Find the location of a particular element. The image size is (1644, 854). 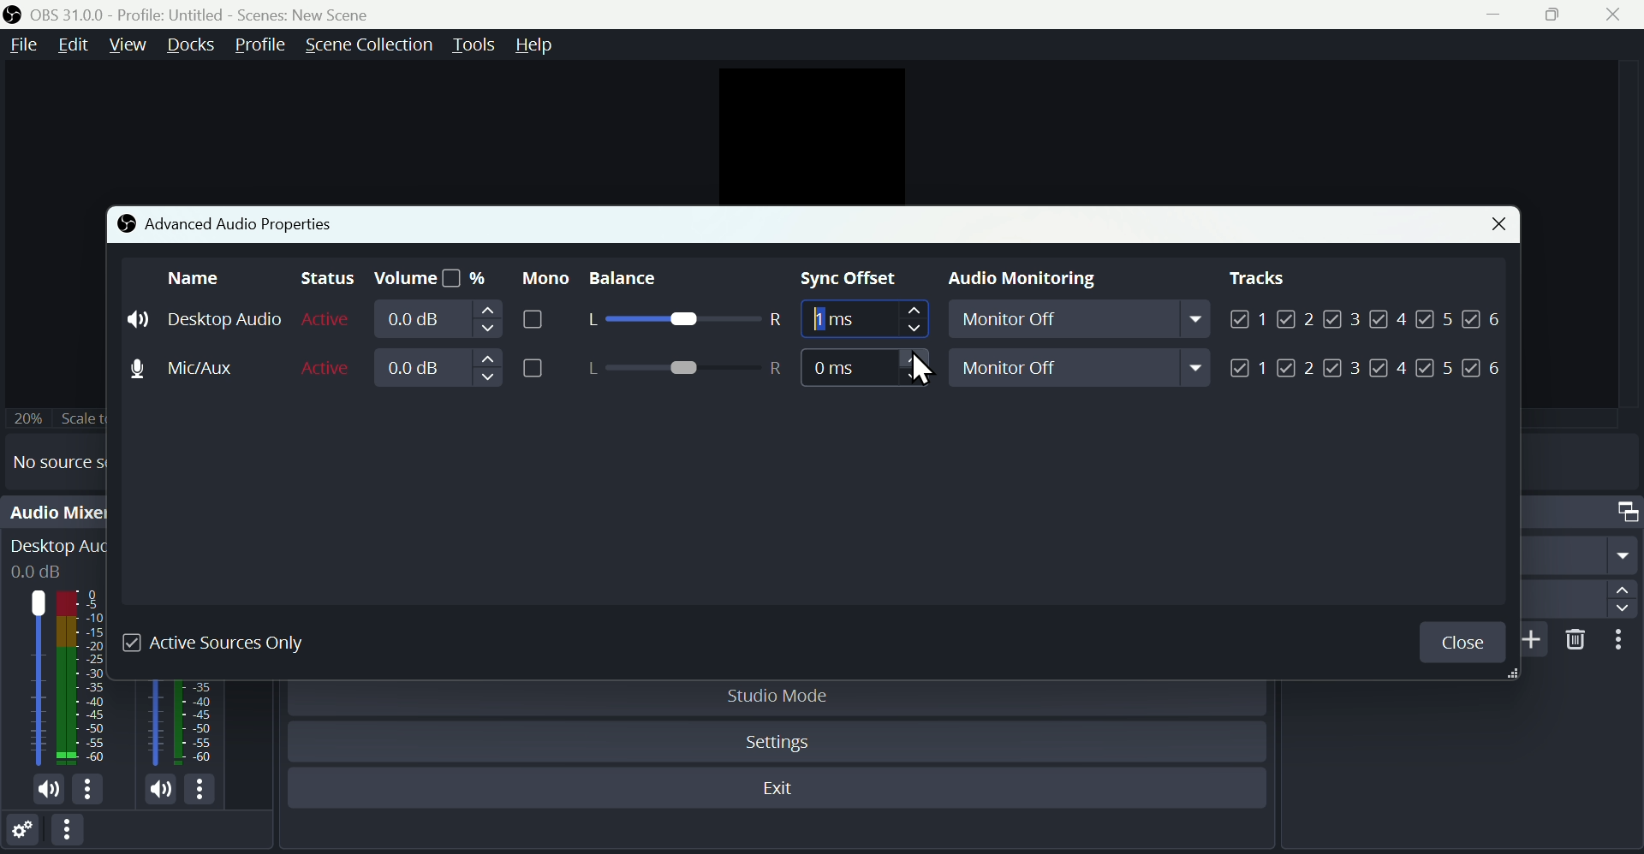

More options is located at coordinates (1624, 641).